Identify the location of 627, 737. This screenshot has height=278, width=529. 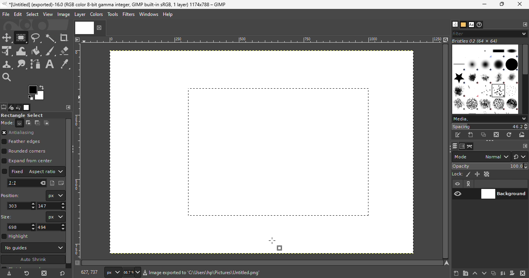
(90, 272).